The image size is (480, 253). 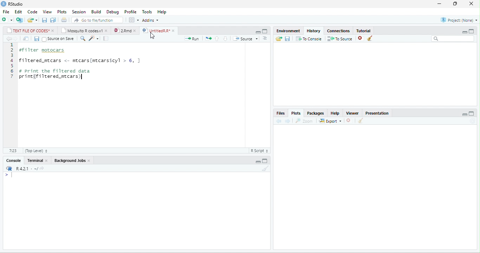 I want to click on back, so click(x=9, y=39).